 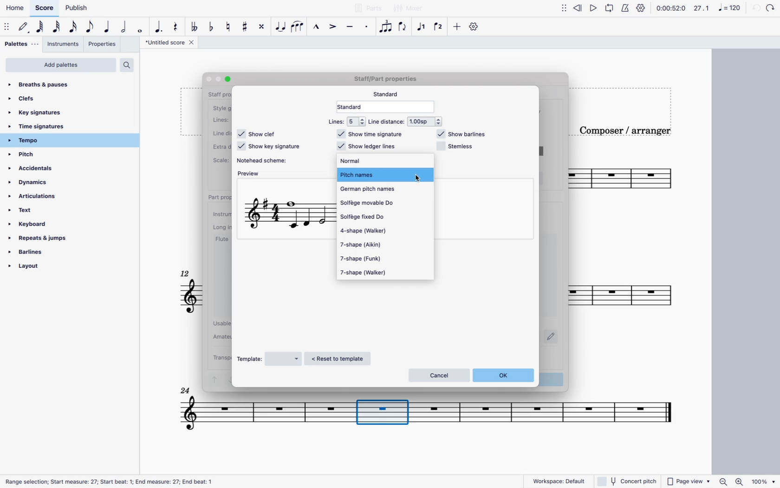 I want to click on , so click(x=772, y=8).